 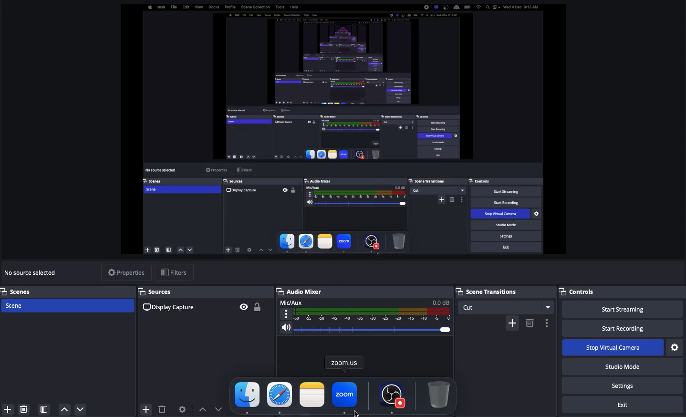 I want to click on Start streaming, so click(x=624, y=310).